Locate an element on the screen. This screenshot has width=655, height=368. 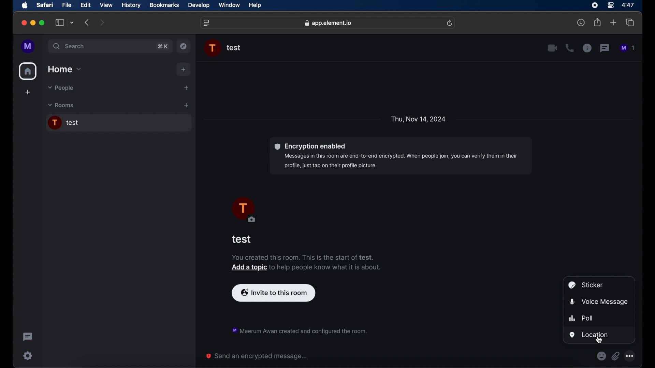
minimize is located at coordinates (33, 23).